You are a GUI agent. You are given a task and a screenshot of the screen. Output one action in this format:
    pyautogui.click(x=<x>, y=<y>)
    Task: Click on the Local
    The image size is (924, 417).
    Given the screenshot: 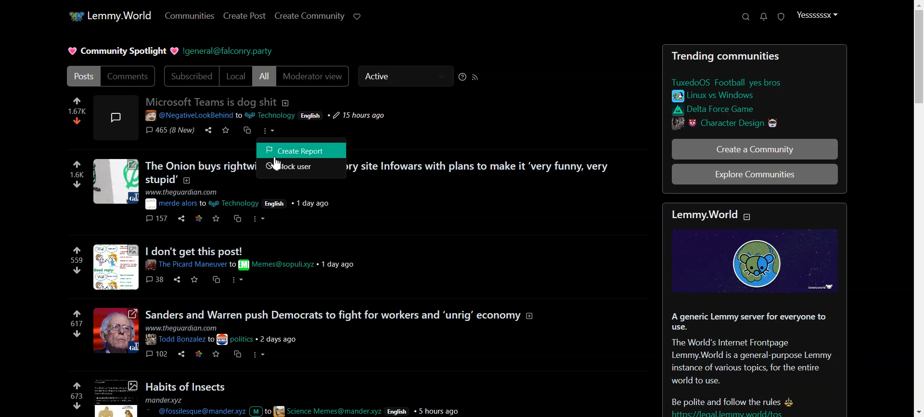 What is the action you would take?
    pyautogui.click(x=236, y=76)
    